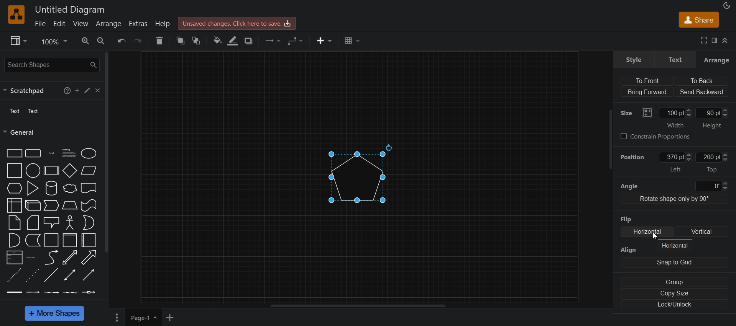  What do you see at coordinates (15, 188) in the screenshot?
I see `Hexagon` at bounding box center [15, 188].